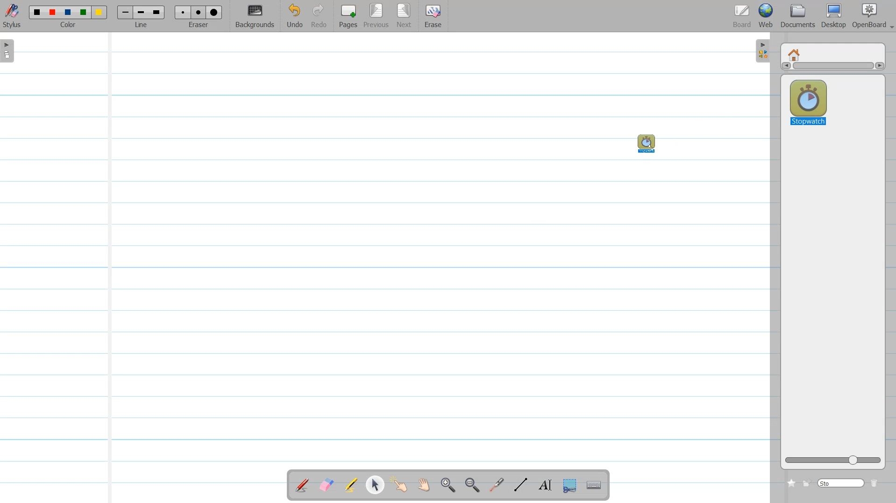 The height and width of the screenshot is (503, 896). Describe the element at coordinates (433, 16) in the screenshot. I see `Erase` at that location.